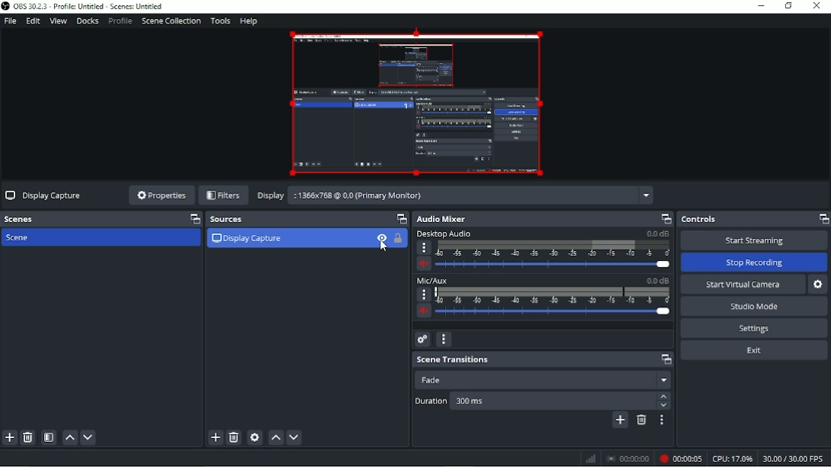 The width and height of the screenshot is (831, 467). I want to click on Start streaming, so click(754, 240).